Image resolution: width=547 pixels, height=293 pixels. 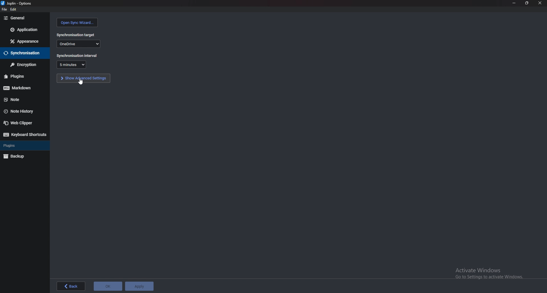 What do you see at coordinates (14, 10) in the screenshot?
I see `edit` at bounding box center [14, 10].